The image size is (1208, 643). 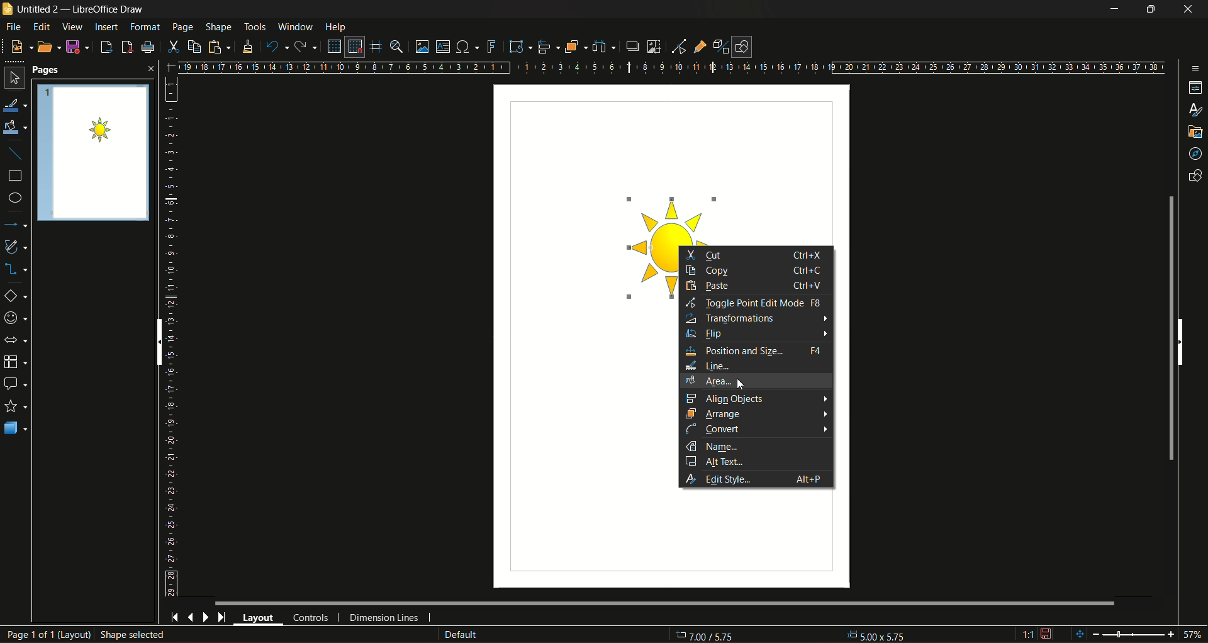 I want to click on alt text, so click(x=718, y=461).